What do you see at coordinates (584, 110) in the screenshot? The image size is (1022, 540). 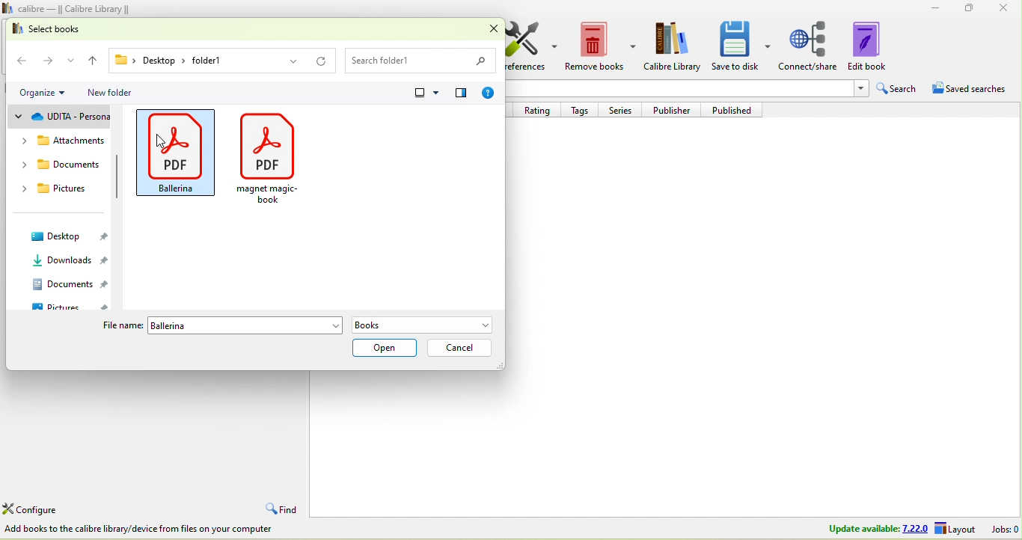 I see `tags` at bounding box center [584, 110].